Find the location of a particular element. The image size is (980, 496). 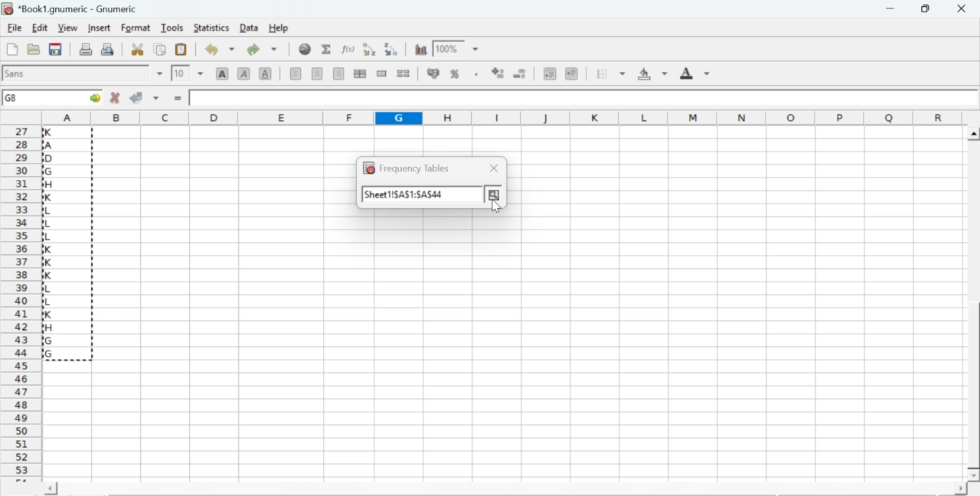

redo is located at coordinates (262, 49).